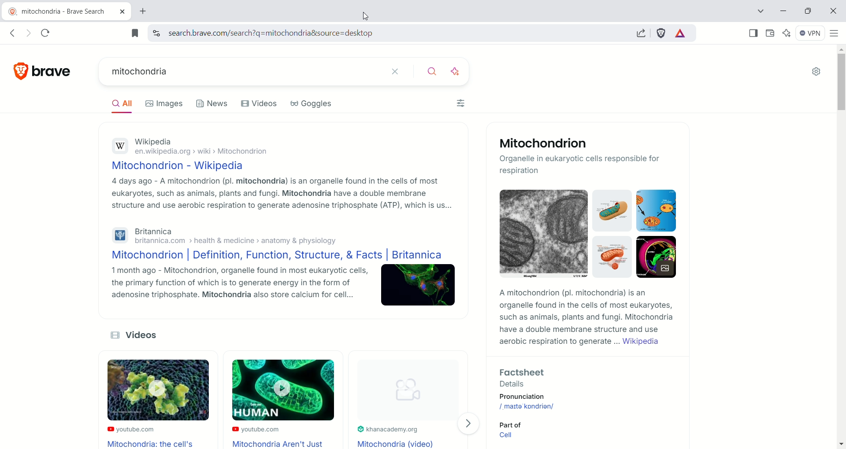 The image size is (846, 449). I want to click on Factsheet - Details, so click(580, 376).